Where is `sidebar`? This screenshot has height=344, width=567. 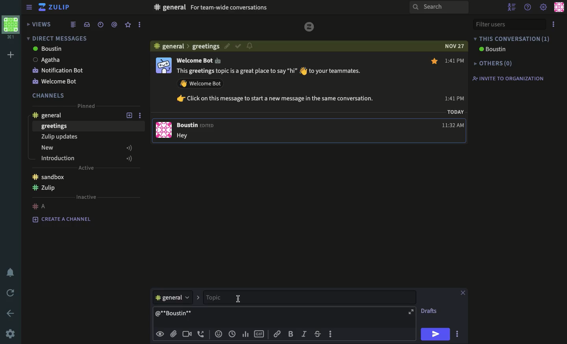
sidebar is located at coordinates (29, 8).